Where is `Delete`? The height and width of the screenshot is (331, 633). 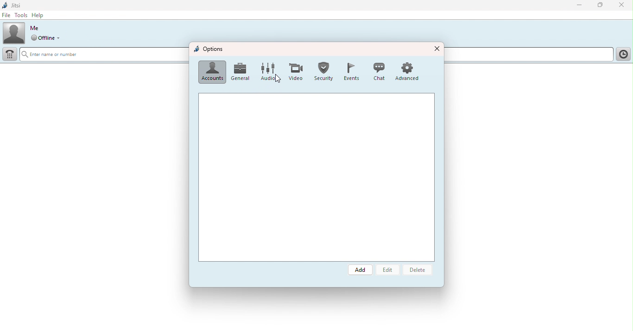
Delete is located at coordinates (420, 271).